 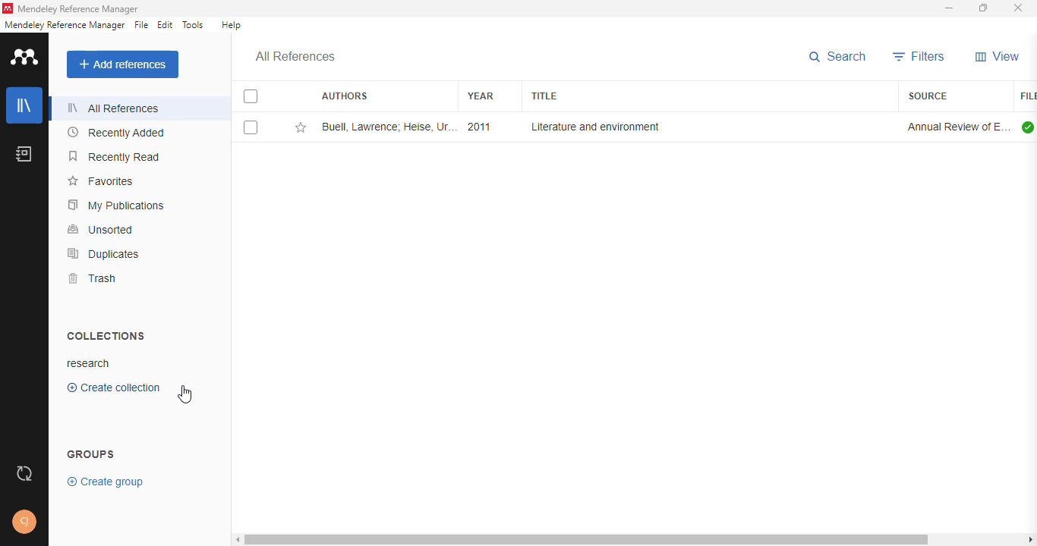 I want to click on all references, so click(x=114, y=108).